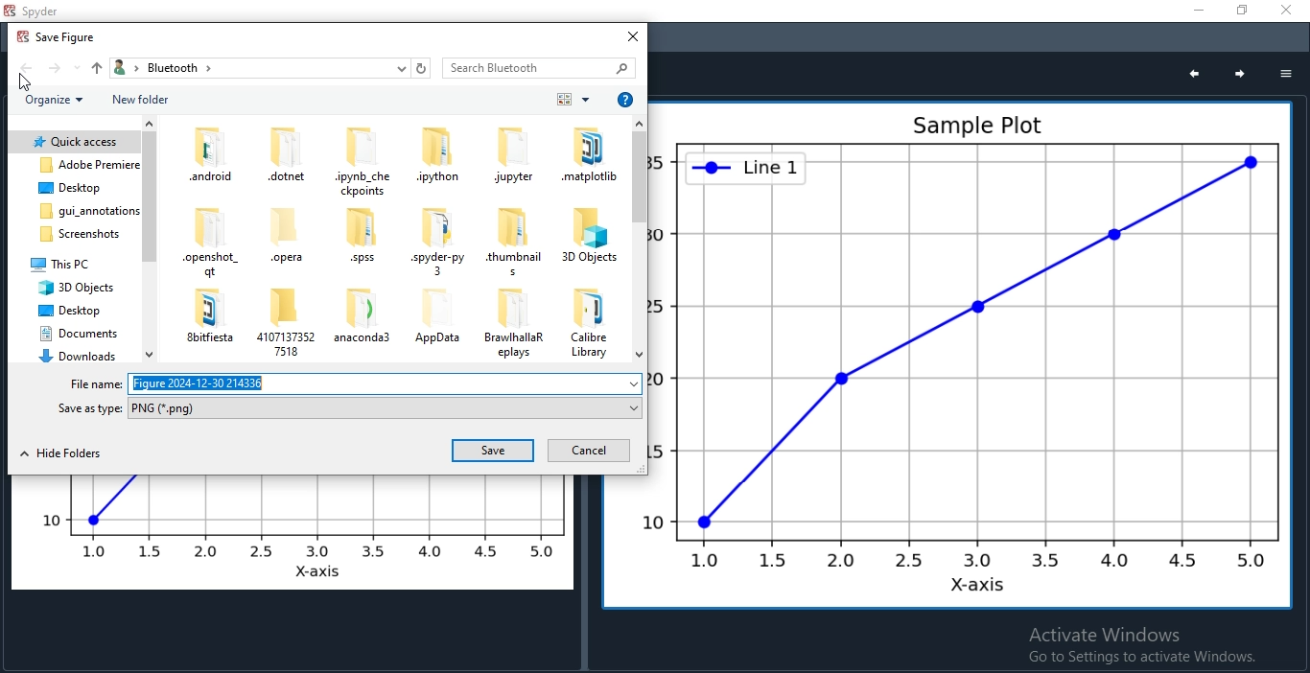 This screenshot has height=673, width=1310. Describe the element at coordinates (1241, 73) in the screenshot. I see `next plot` at that location.